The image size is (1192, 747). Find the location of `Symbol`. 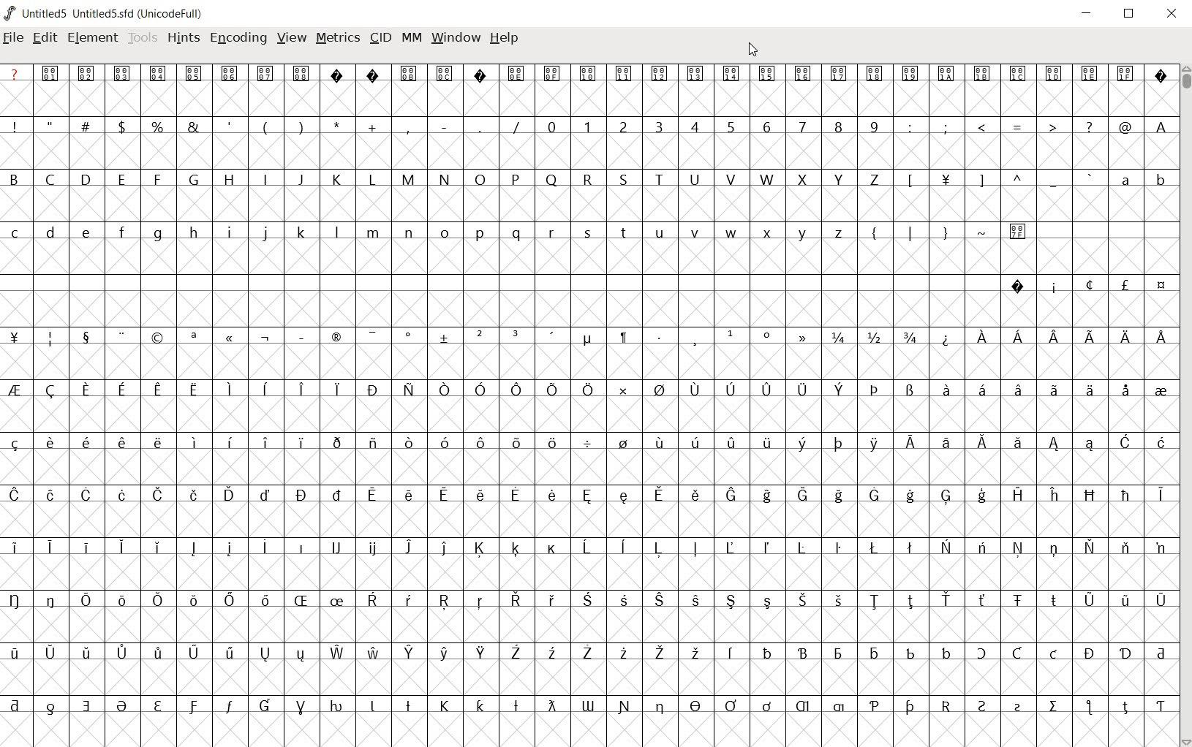

Symbol is located at coordinates (803, 444).